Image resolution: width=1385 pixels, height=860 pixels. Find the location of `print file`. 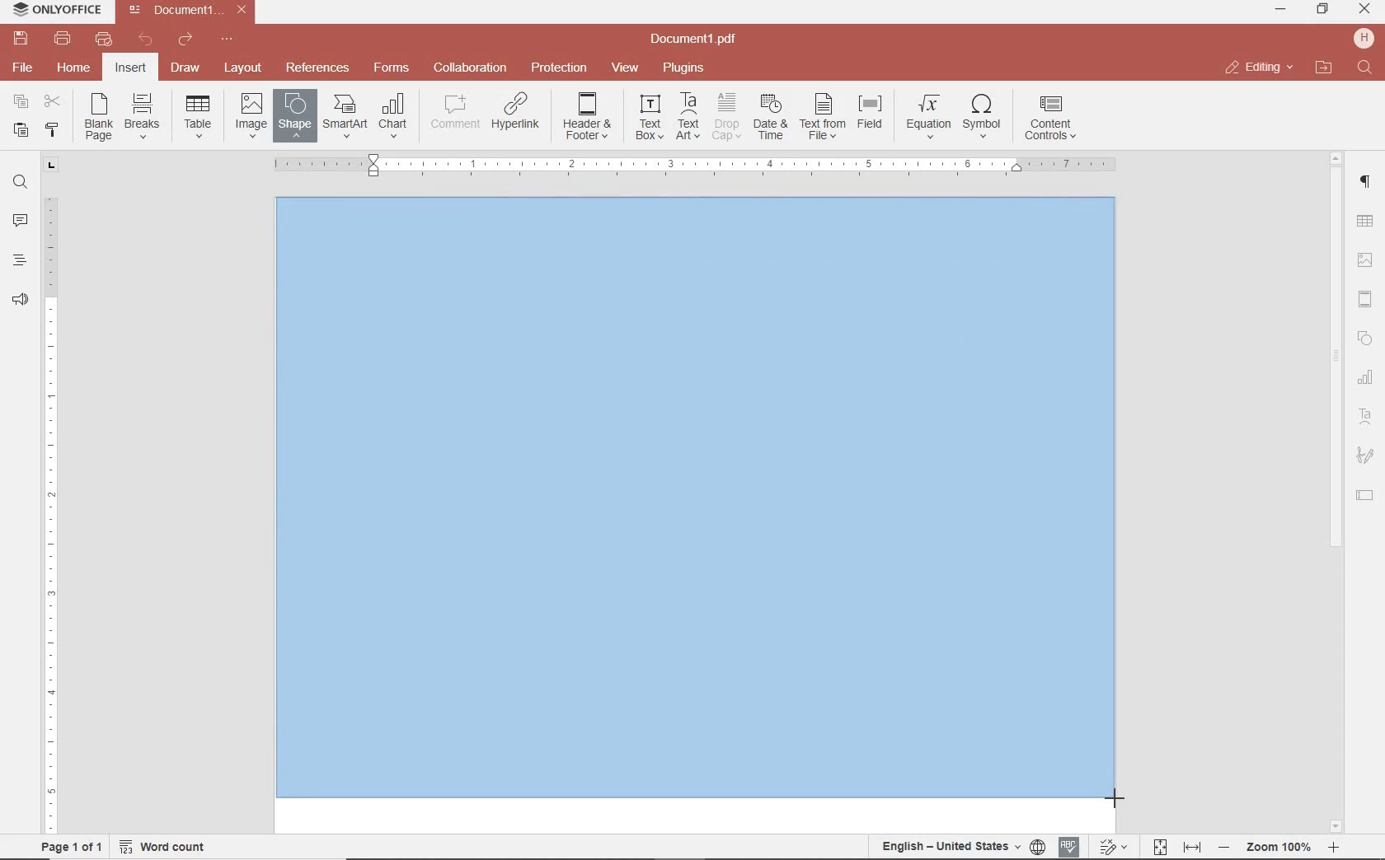

print file is located at coordinates (63, 39).